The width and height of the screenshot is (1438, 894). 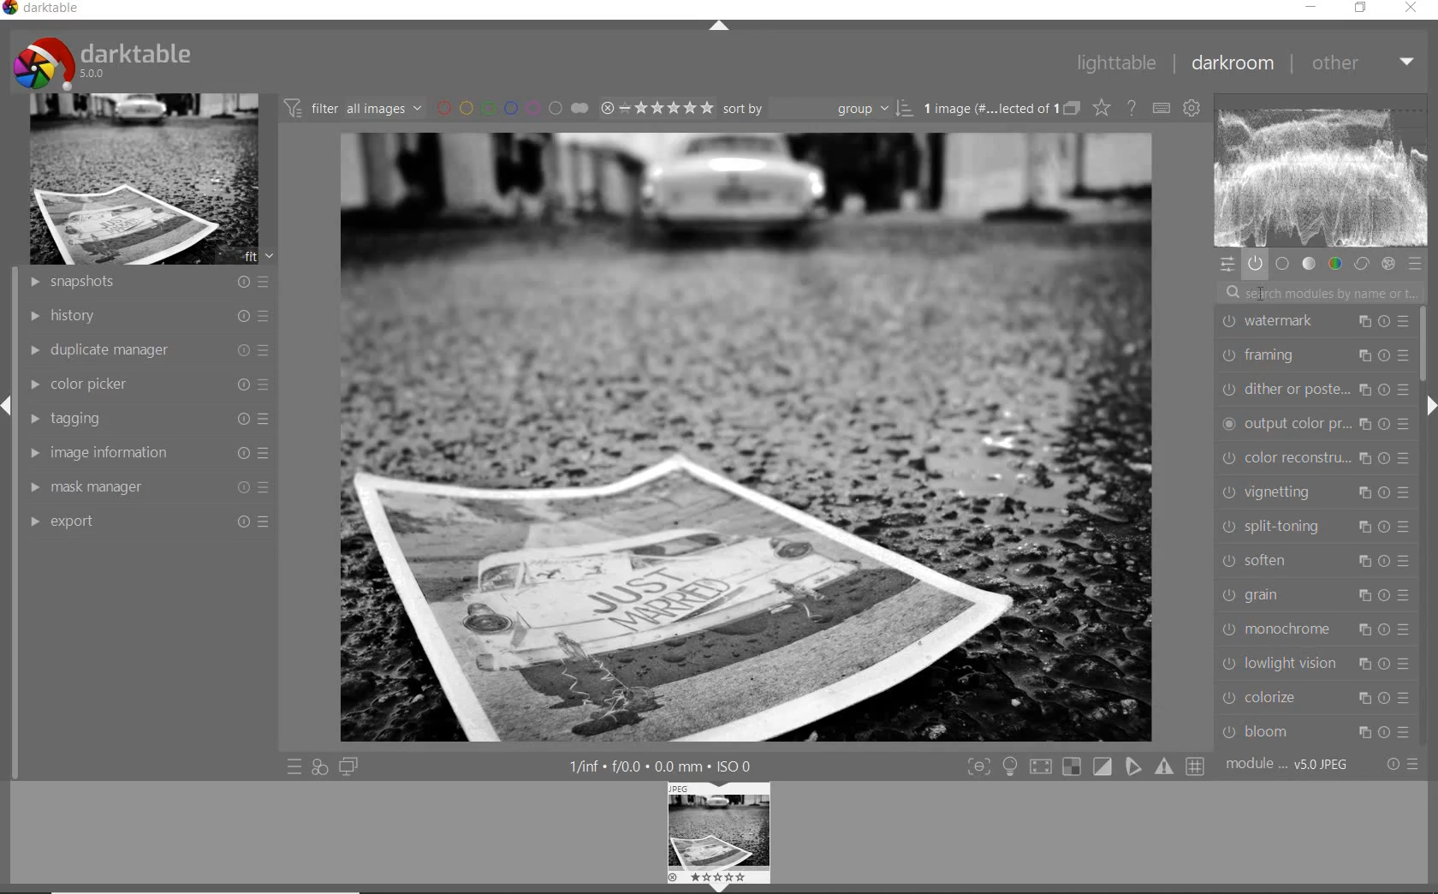 I want to click on dither or paste, so click(x=1314, y=391).